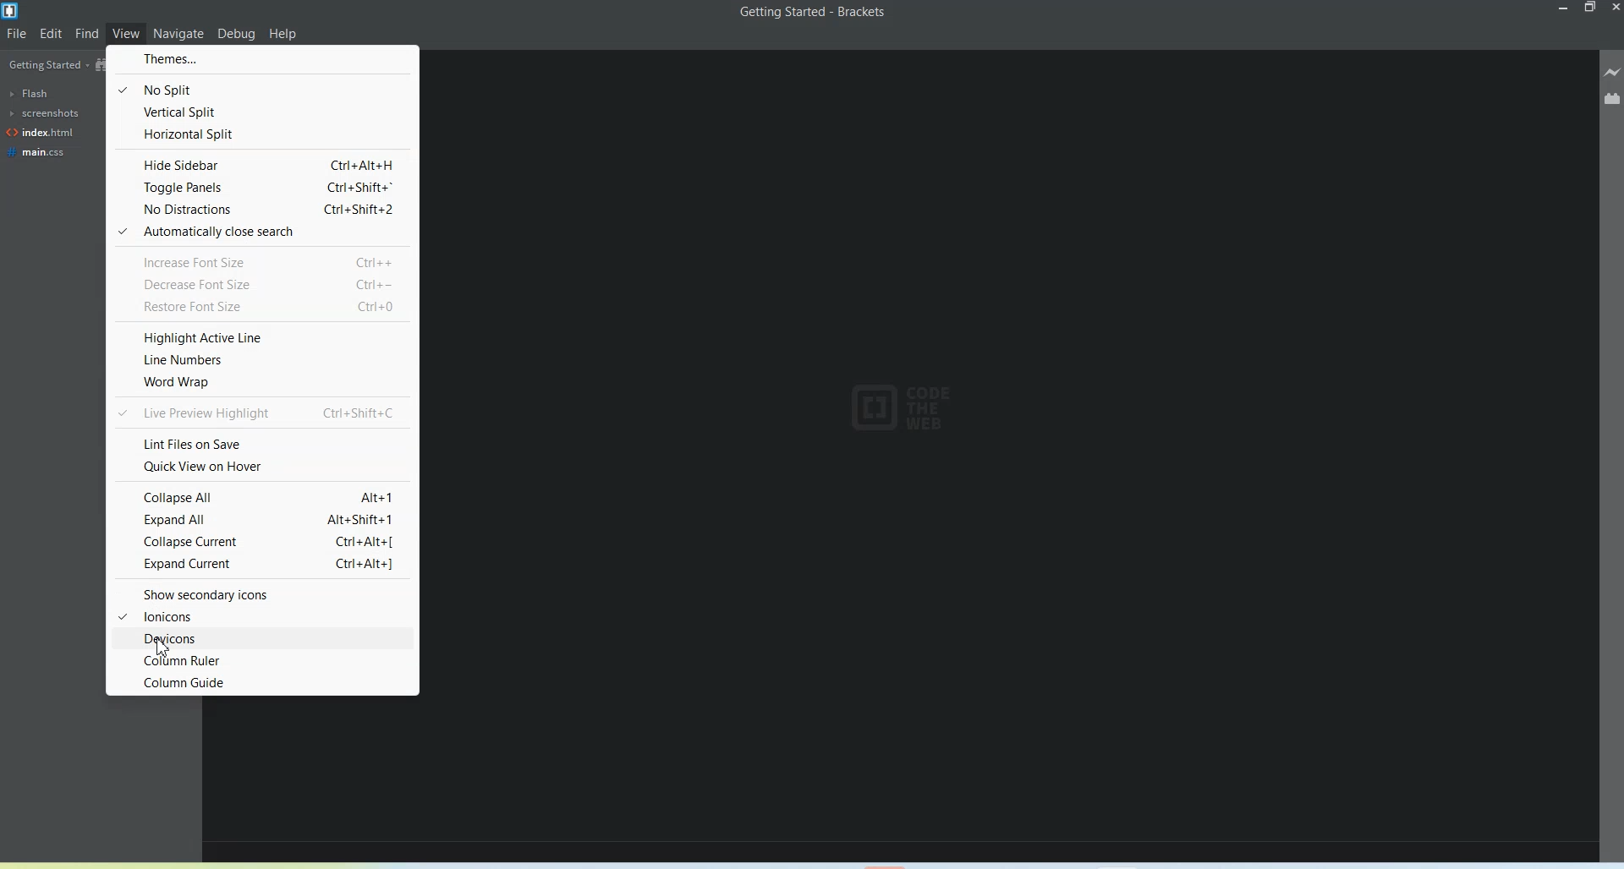 The height and width of the screenshot is (869, 1624). What do you see at coordinates (261, 58) in the screenshot?
I see `Themes` at bounding box center [261, 58].